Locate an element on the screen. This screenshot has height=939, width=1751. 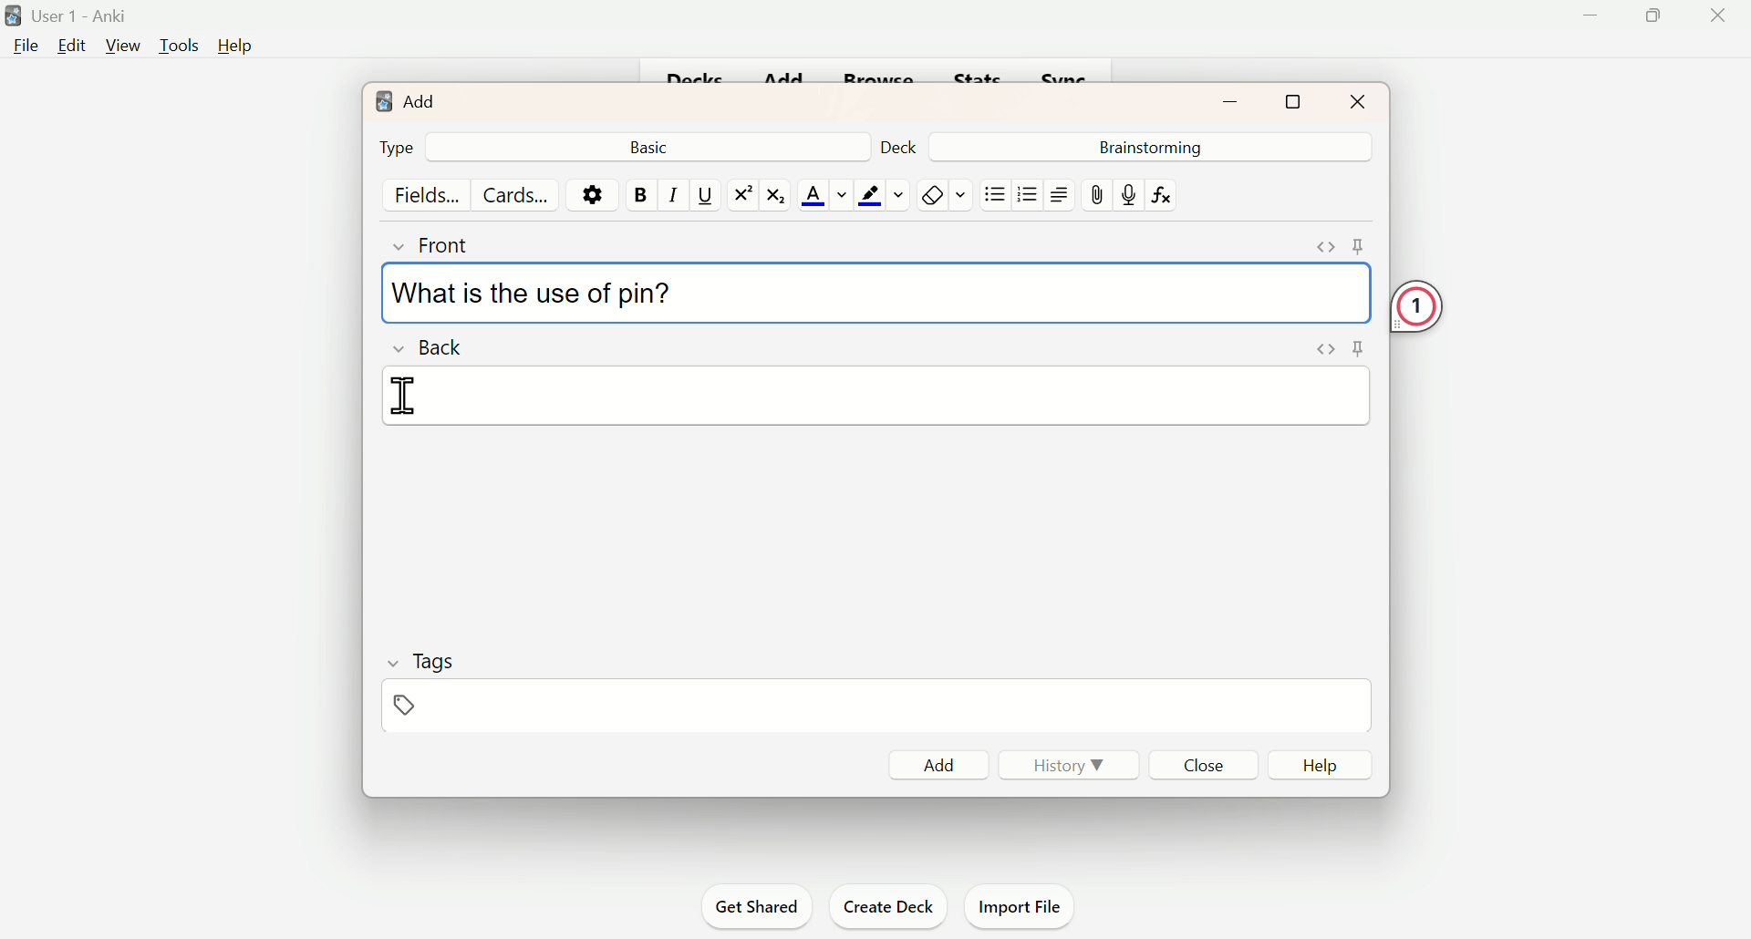
History is located at coordinates (1061, 763).